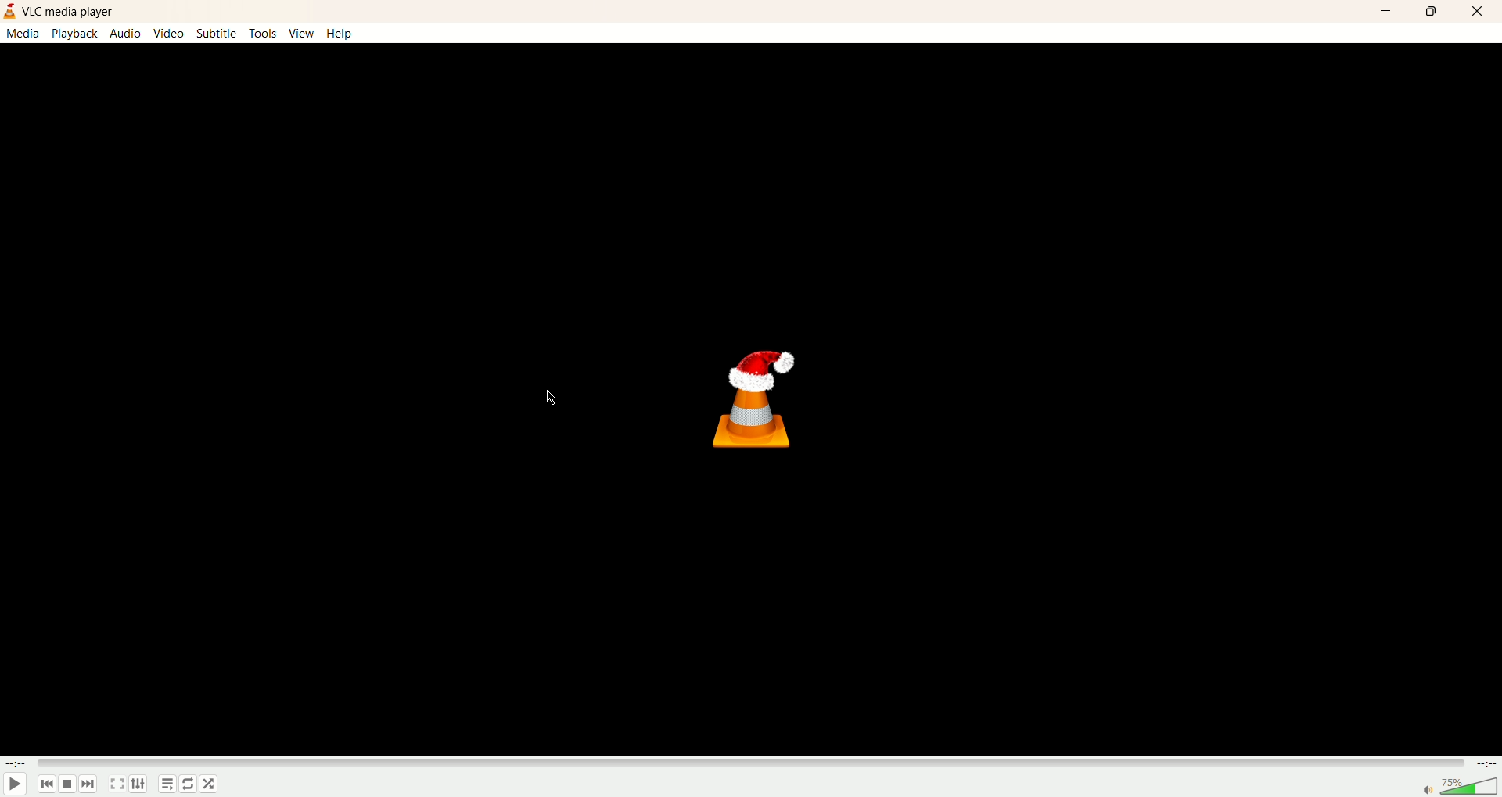  I want to click on view, so click(302, 33).